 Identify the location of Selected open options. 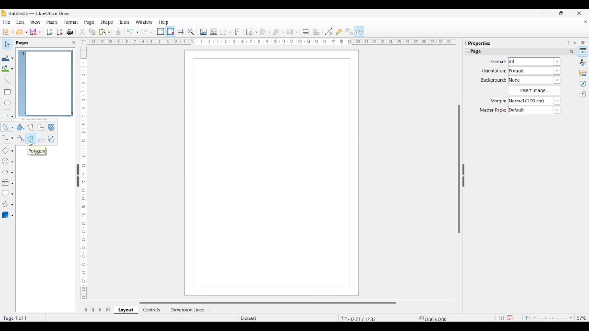
(20, 32).